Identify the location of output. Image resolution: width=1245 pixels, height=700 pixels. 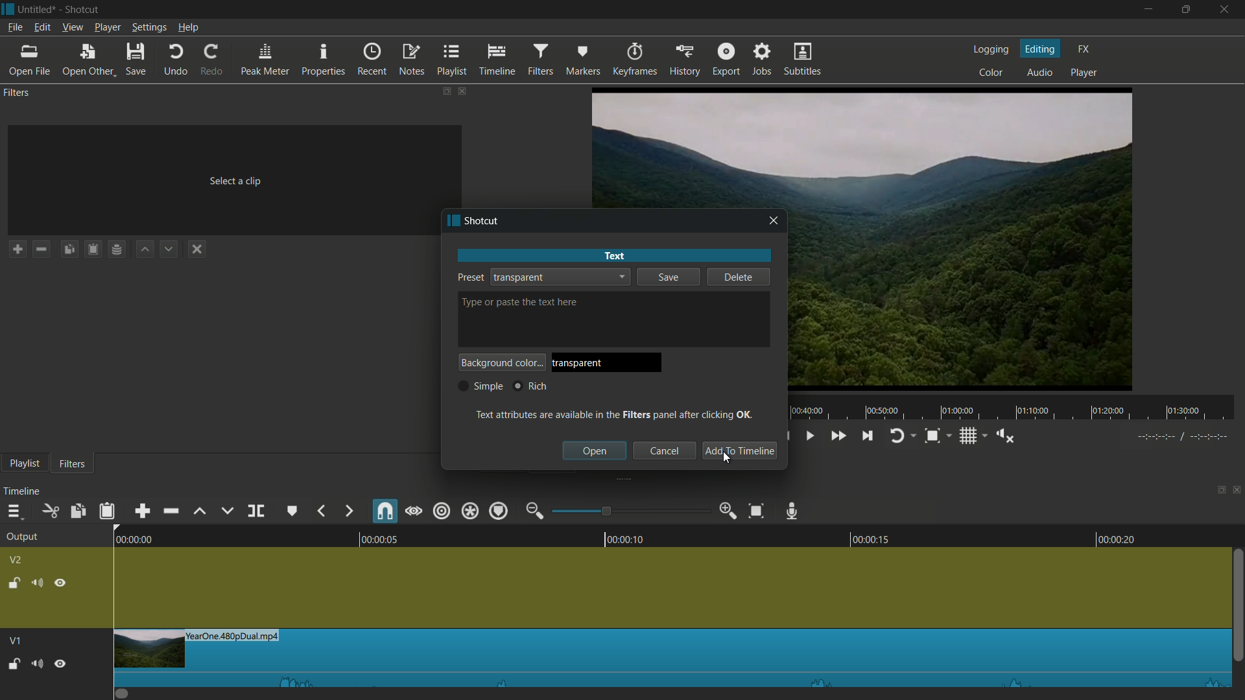
(21, 537).